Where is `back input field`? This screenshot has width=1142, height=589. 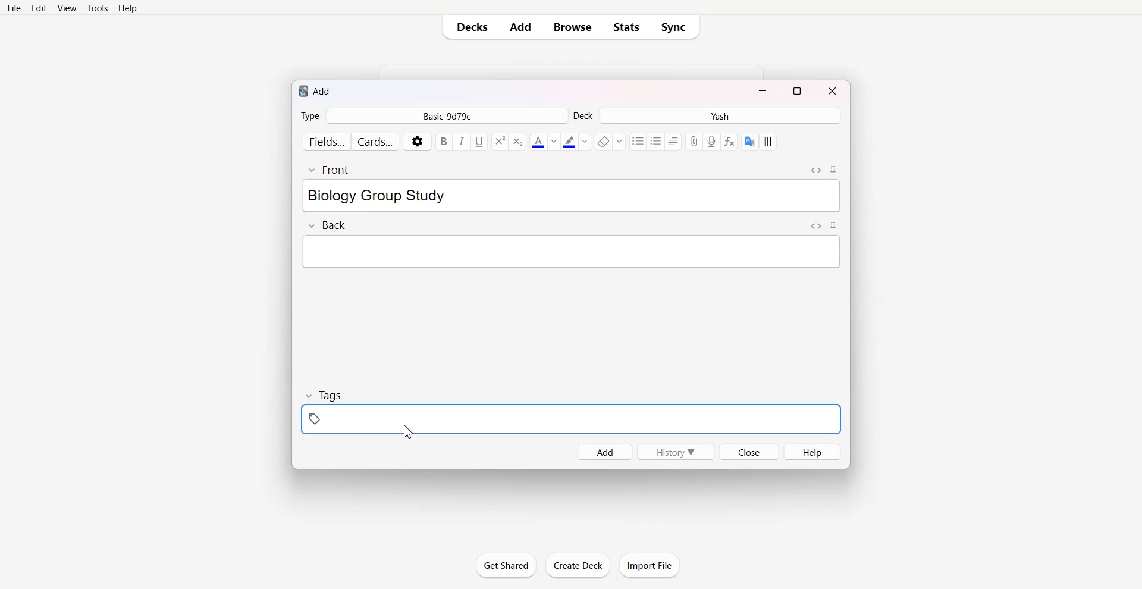
back input field is located at coordinates (571, 252).